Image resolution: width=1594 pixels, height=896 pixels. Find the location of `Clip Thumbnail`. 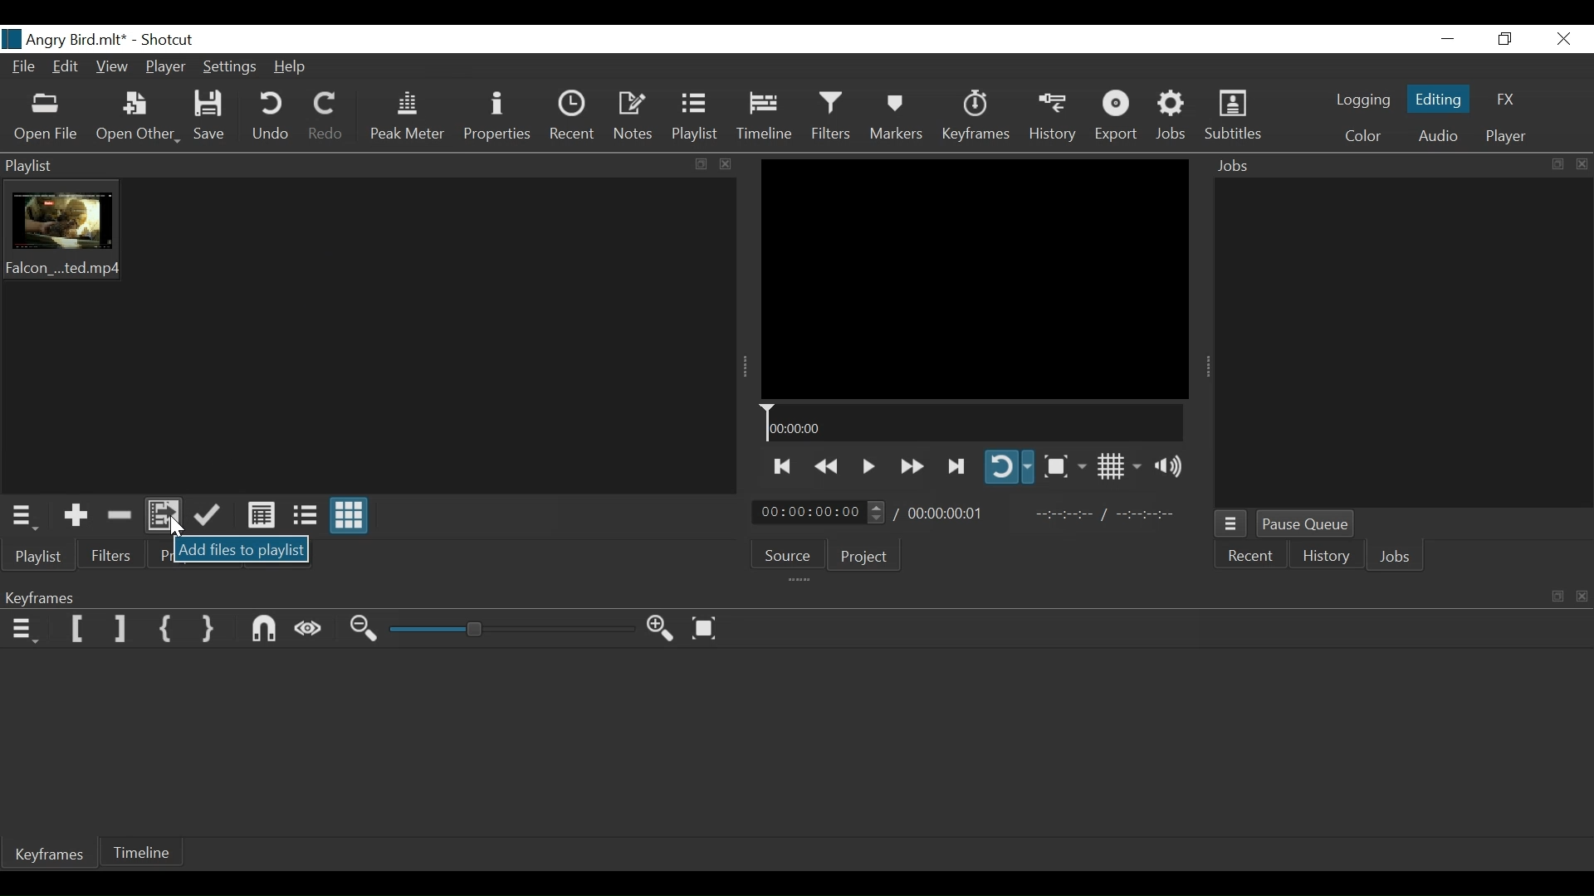

Clip Thumbnail is located at coordinates (367, 338).